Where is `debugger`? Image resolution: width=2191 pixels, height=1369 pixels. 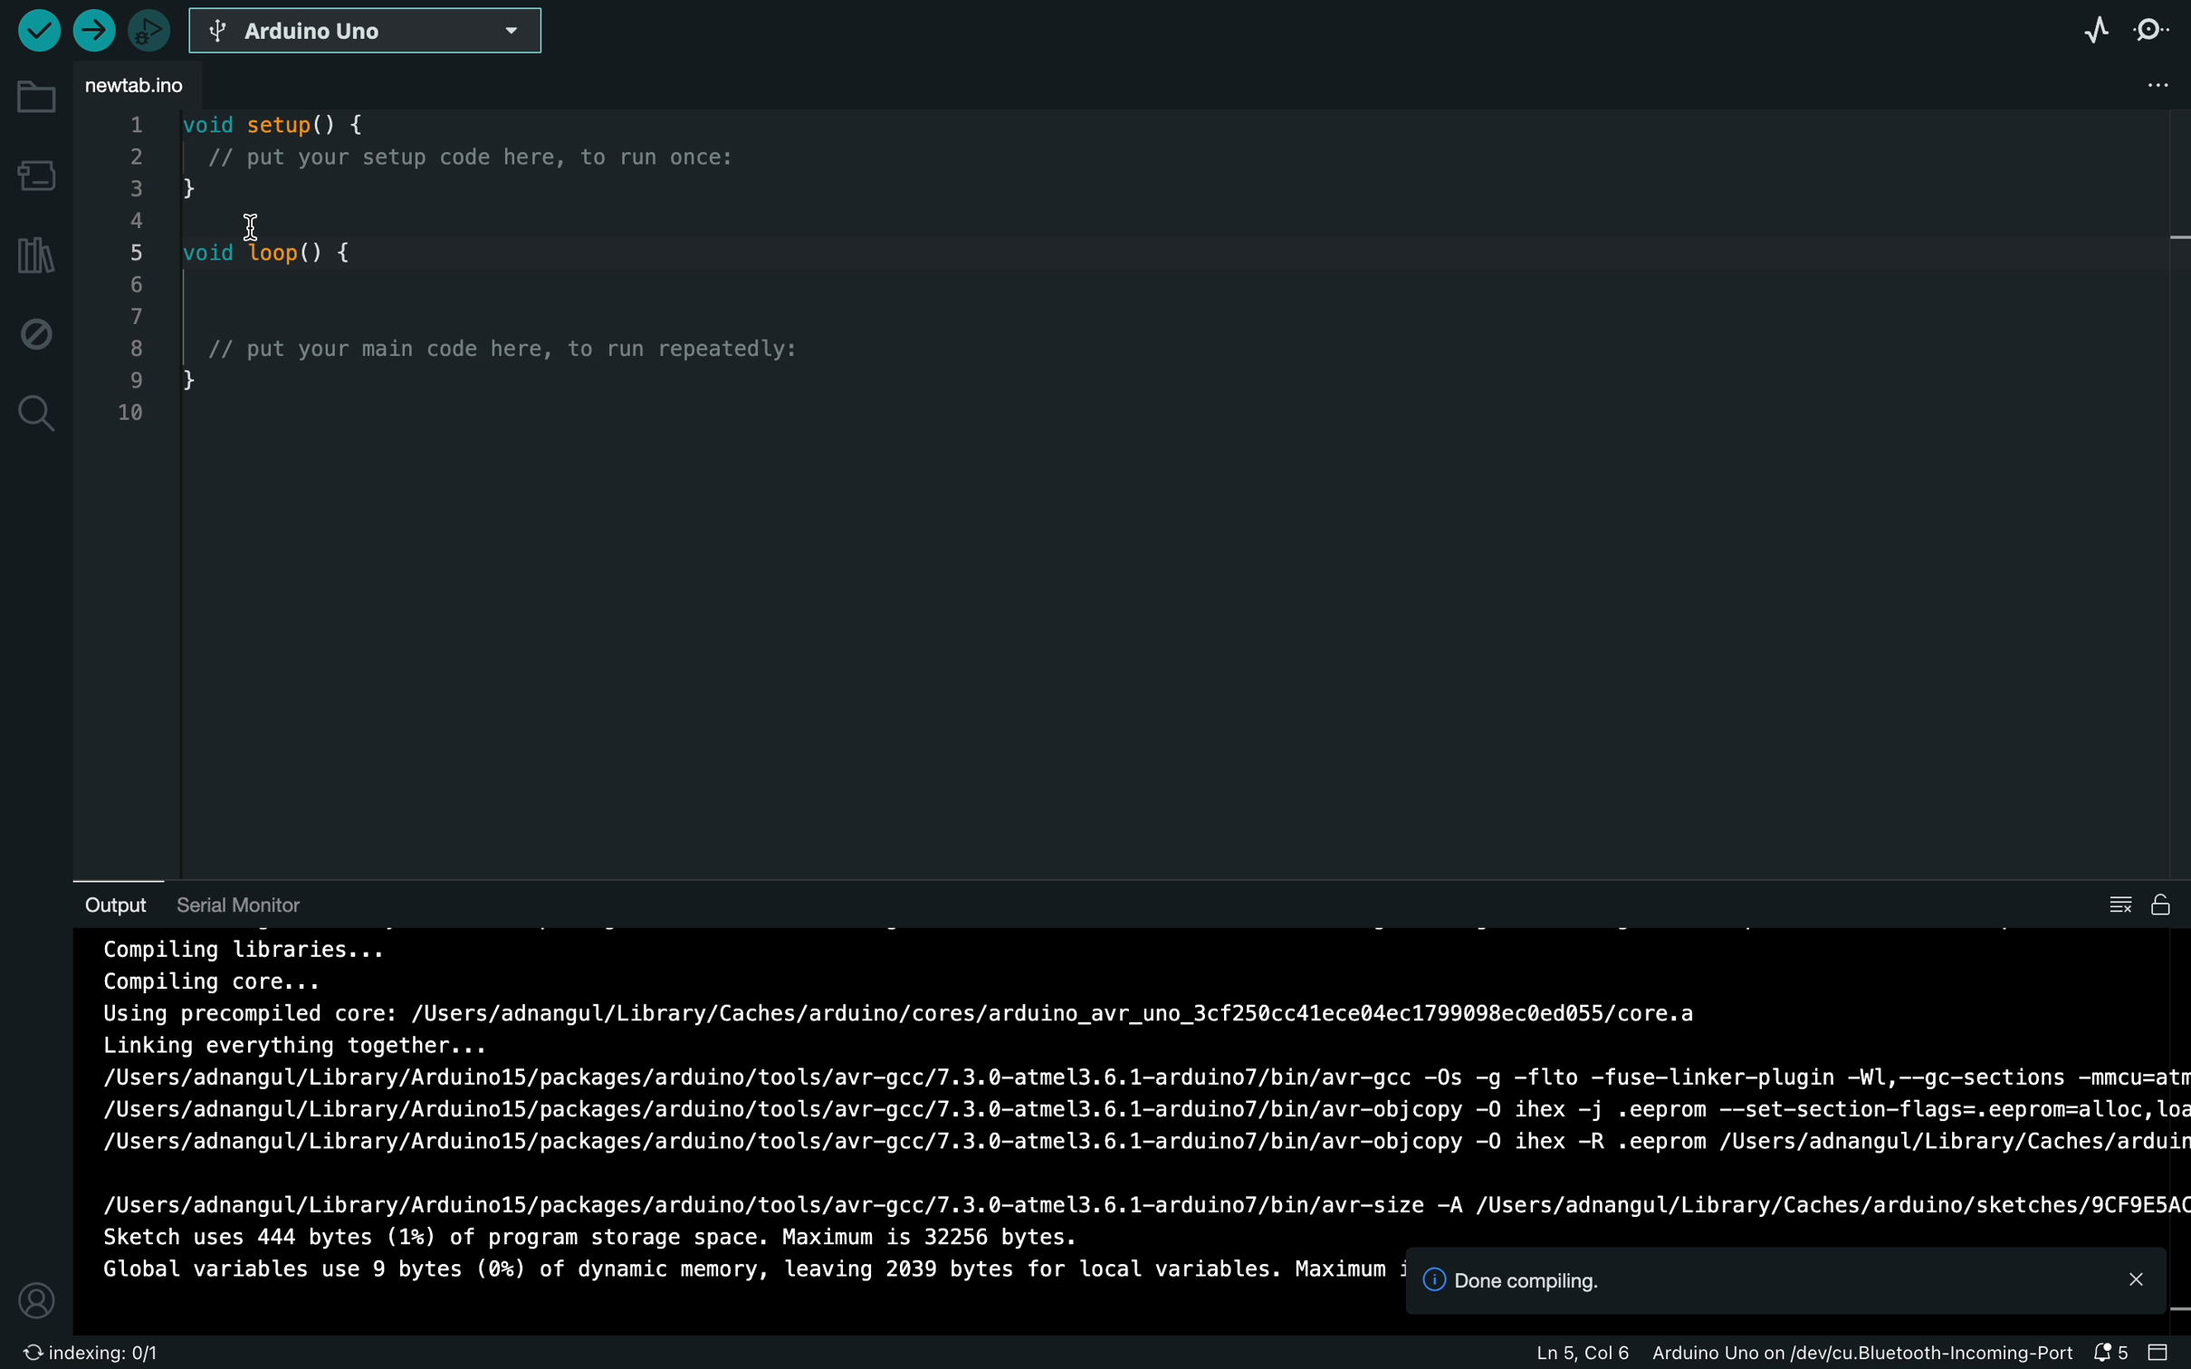
debugger is located at coordinates (148, 30).